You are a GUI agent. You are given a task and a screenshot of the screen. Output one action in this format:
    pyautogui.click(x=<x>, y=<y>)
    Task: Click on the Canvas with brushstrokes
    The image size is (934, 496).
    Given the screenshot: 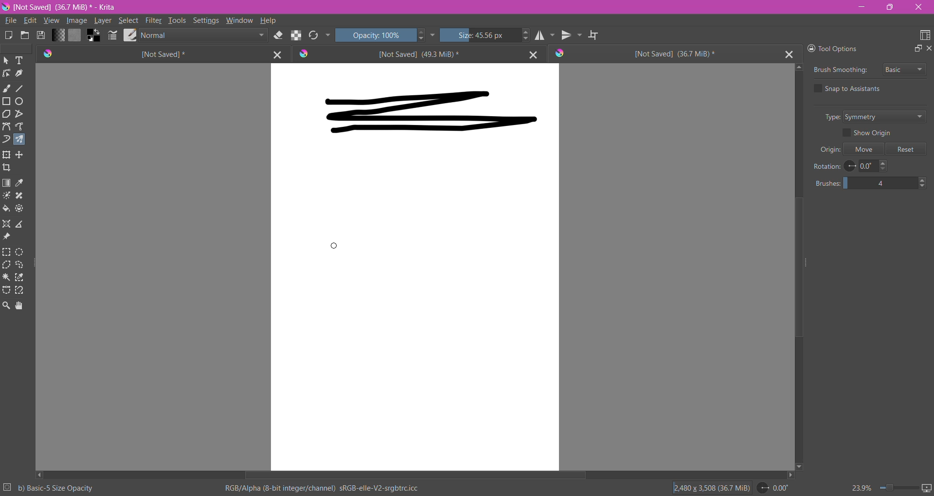 What is the action you would take?
    pyautogui.click(x=415, y=267)
    